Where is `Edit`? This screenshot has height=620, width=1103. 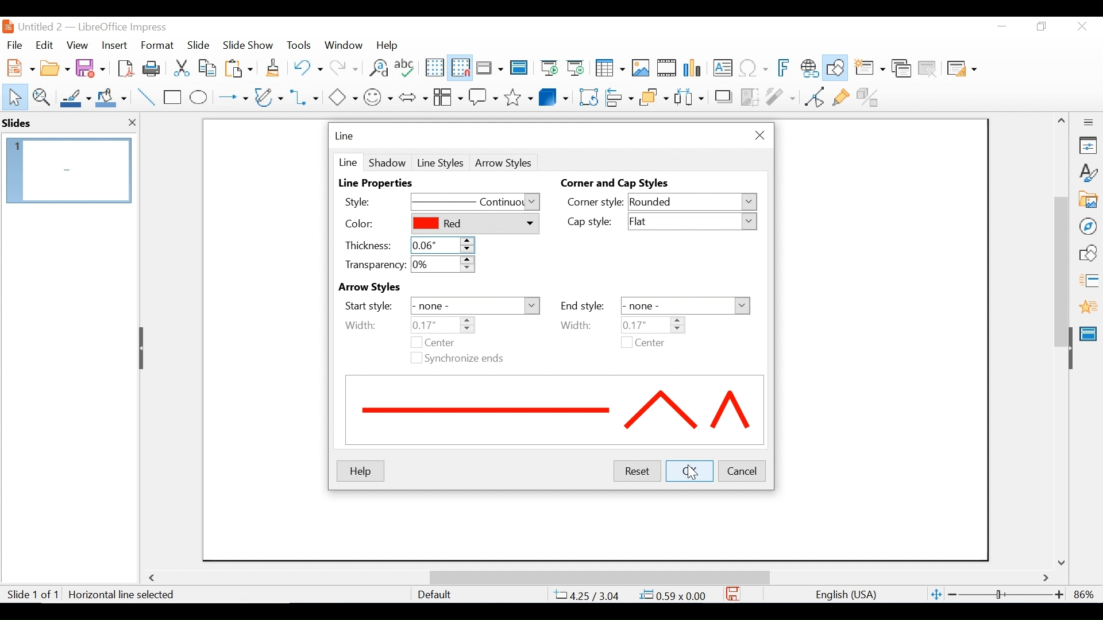
Edit is located at coordinates (43, 45).